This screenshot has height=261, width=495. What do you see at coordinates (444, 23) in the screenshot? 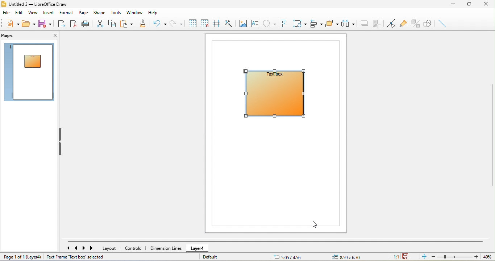
I see `insert line` at bounding box center [444, 23].